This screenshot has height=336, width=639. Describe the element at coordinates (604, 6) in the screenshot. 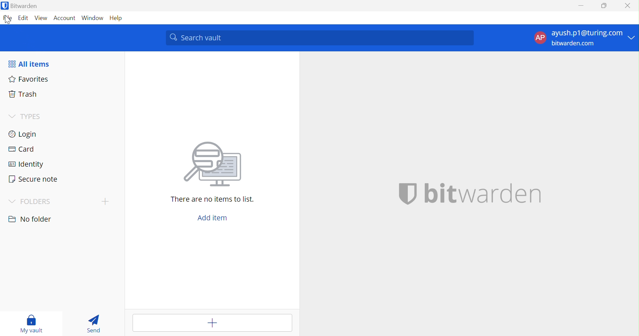

I see `Restore Down` at that location.